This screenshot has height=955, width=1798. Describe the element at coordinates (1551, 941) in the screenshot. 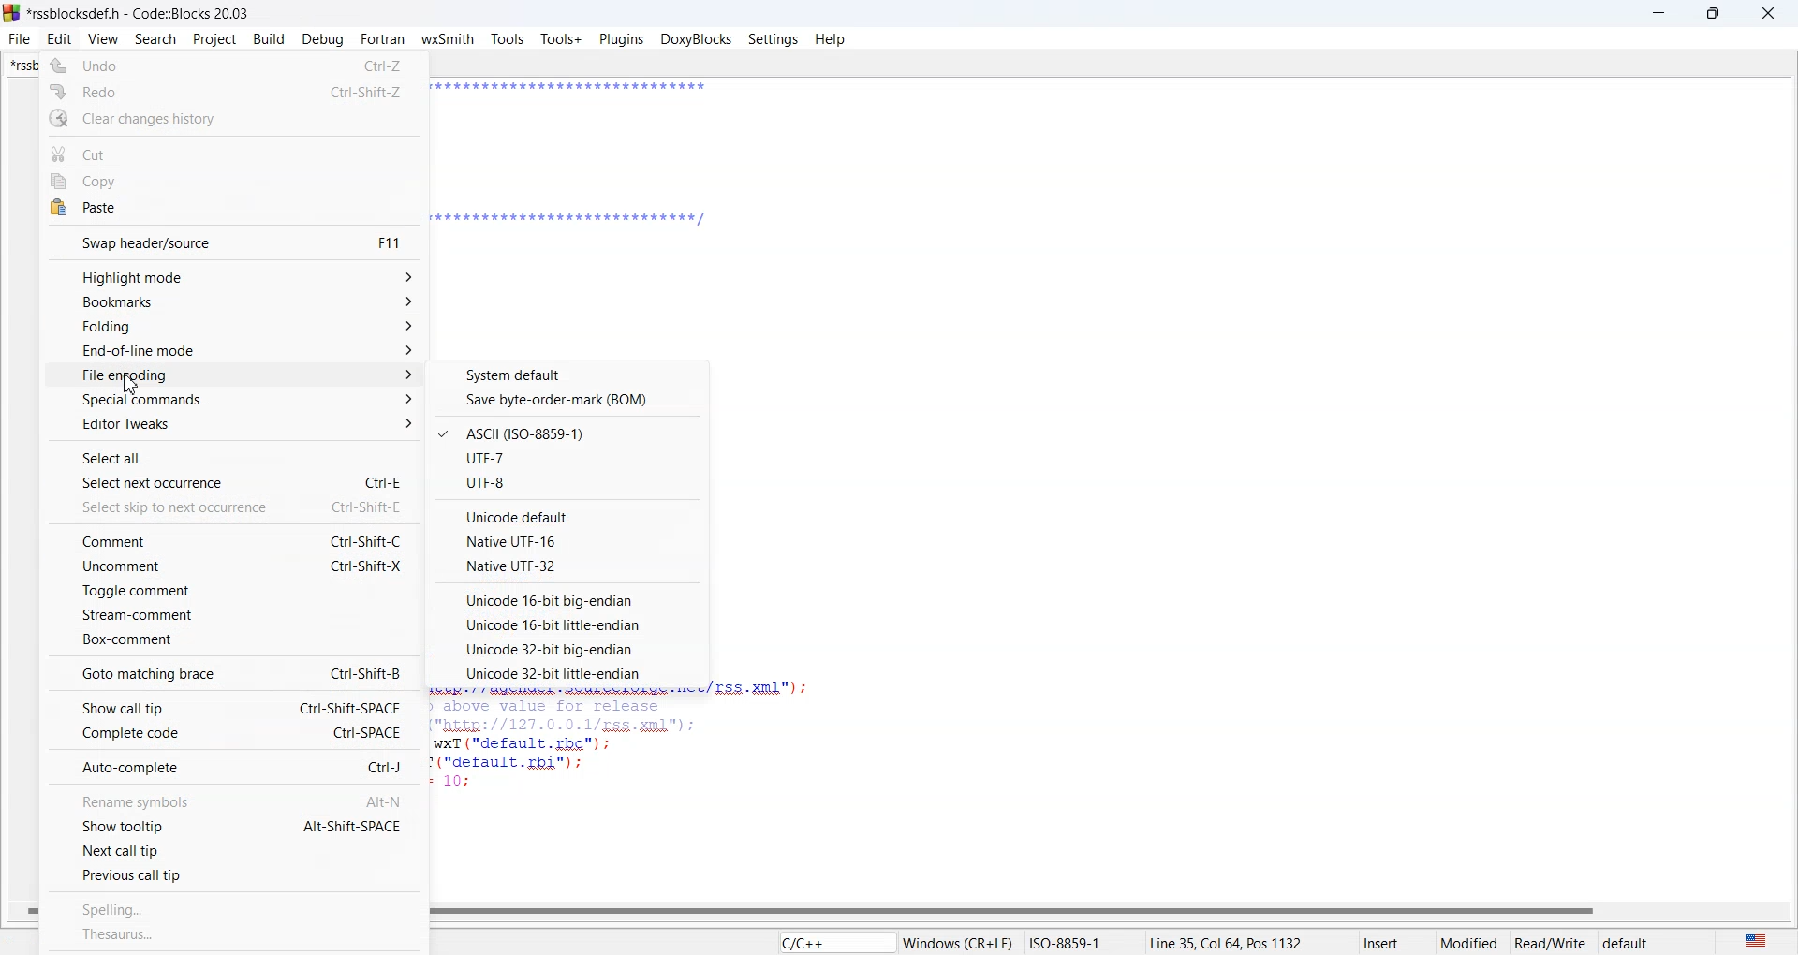

I see `Read/white` at that location.